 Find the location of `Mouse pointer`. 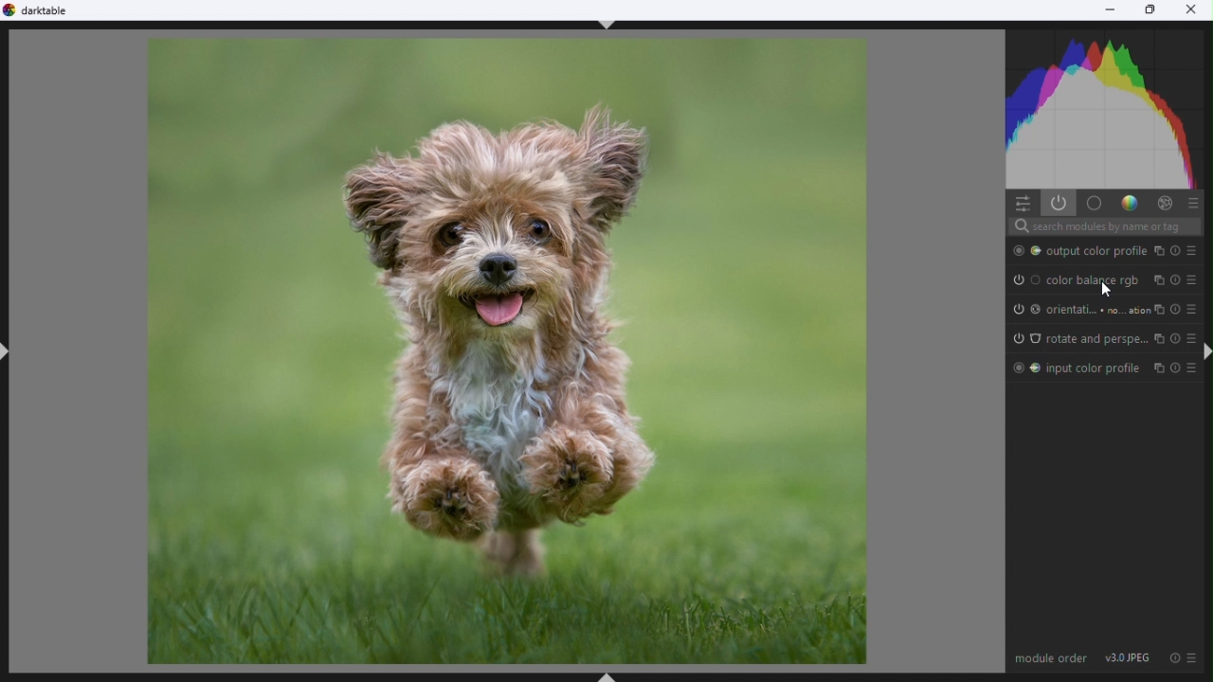

Mouse pointer is located at coordinates (1106, 290).